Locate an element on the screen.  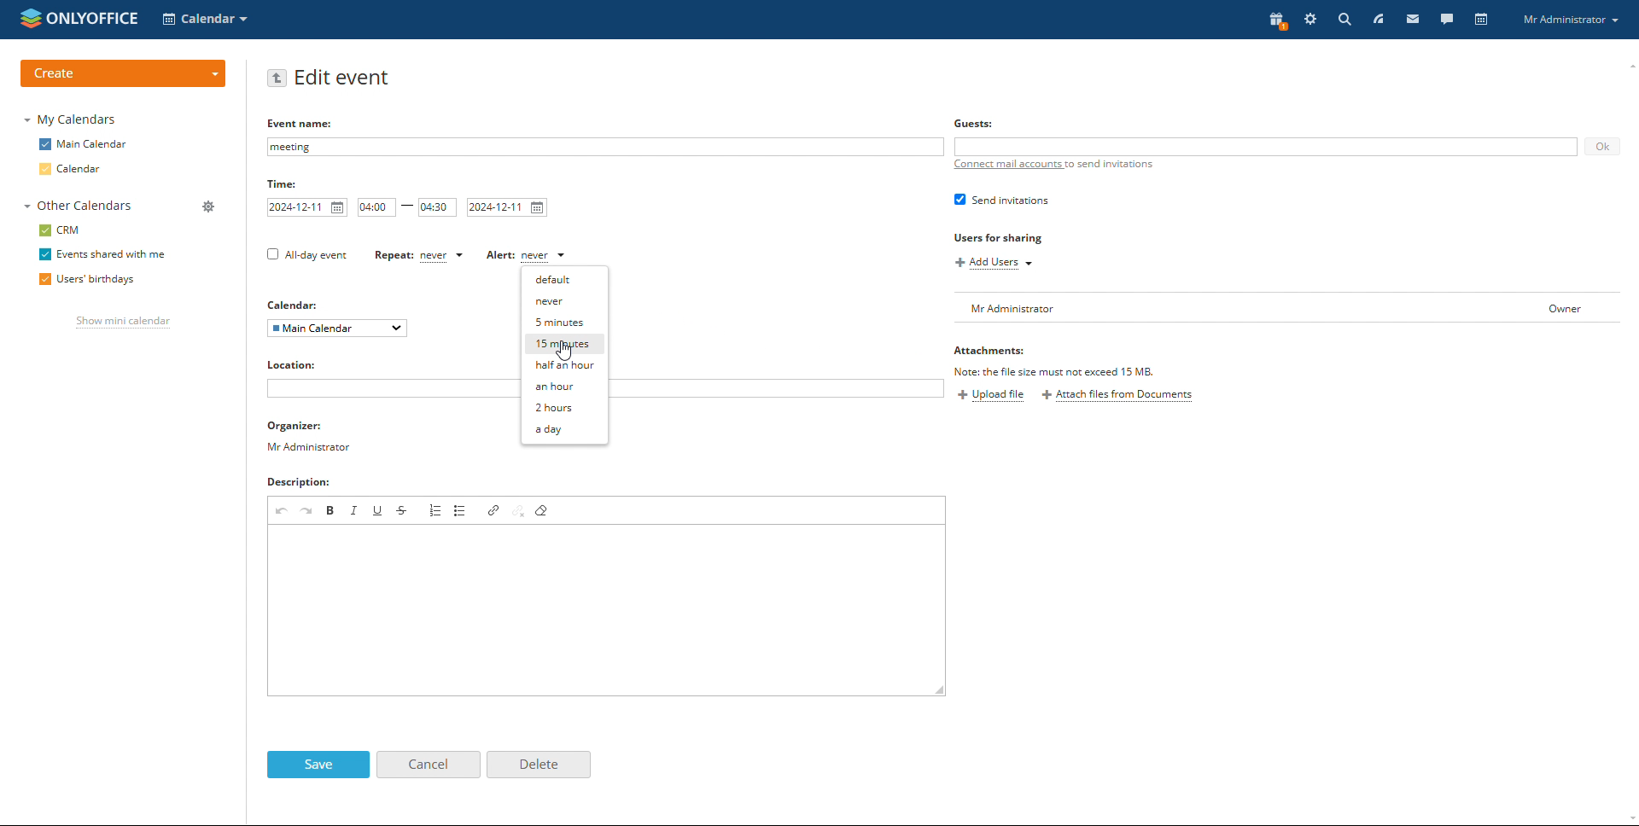
organizer is located at coordinates (310, 437).